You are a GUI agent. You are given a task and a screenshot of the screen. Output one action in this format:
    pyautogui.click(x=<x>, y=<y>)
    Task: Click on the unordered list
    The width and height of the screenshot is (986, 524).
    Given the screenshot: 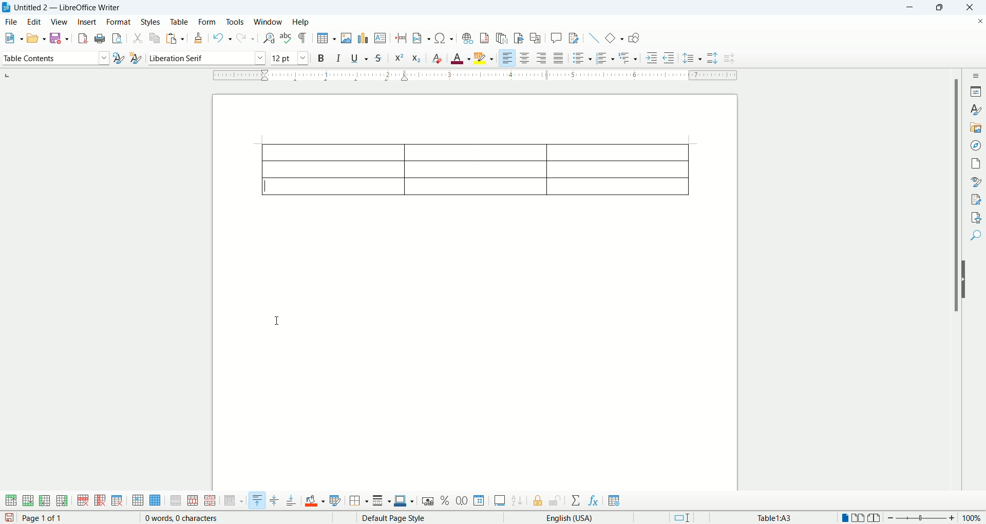 What is the action you would take?
    pyautogui.click(x=582, y=59)
    